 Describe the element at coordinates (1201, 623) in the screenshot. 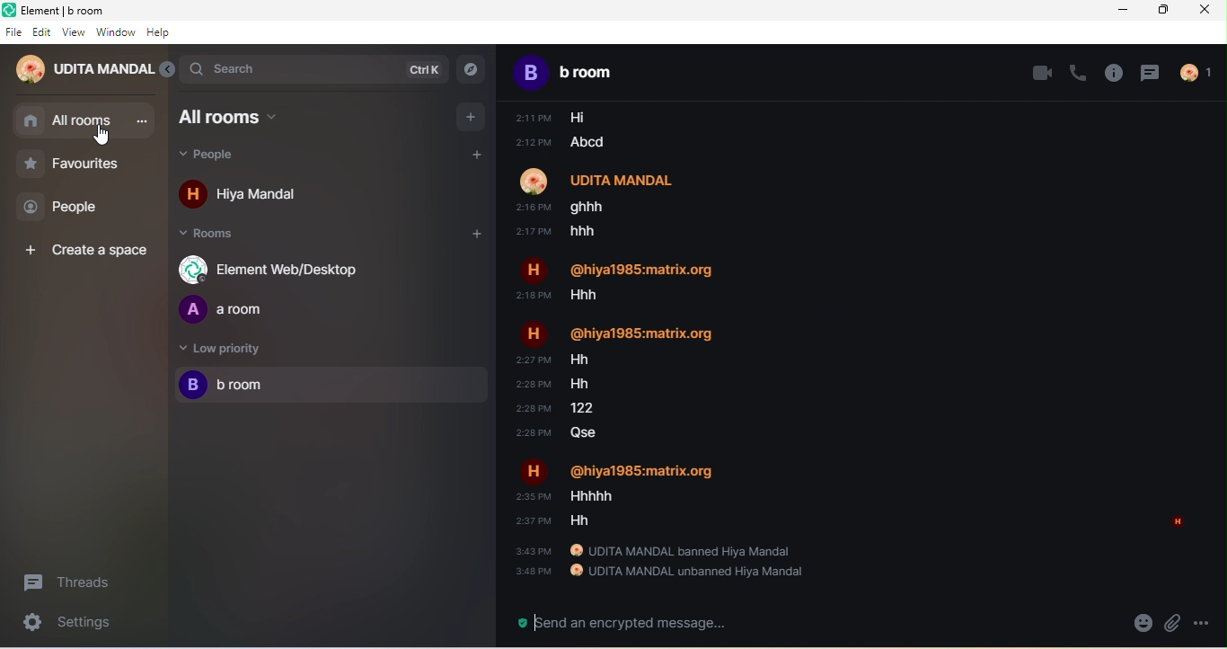

I see `more options` at that location.